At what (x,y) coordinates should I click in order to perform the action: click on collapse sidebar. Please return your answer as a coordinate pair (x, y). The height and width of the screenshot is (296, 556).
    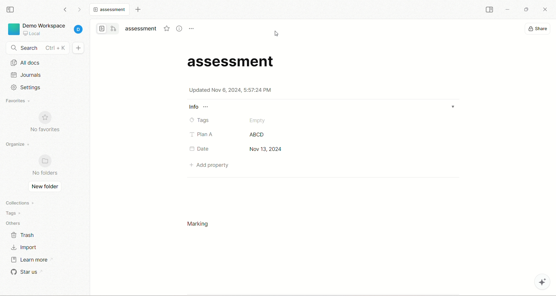
    Looking at the image, I should click on (12, 10).